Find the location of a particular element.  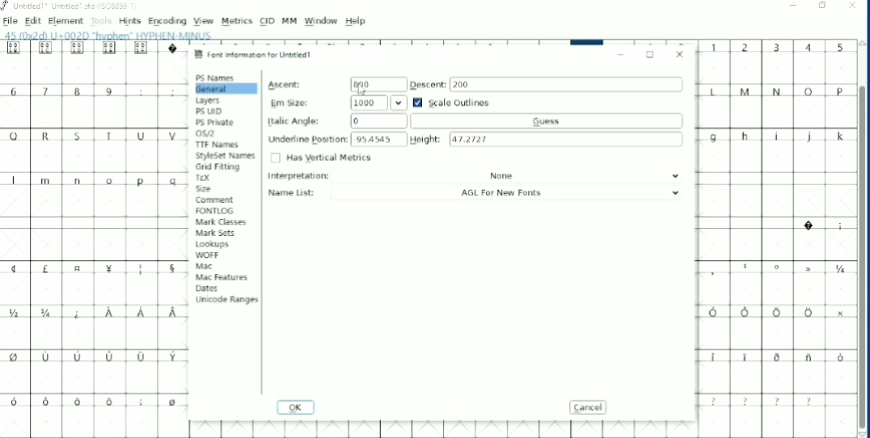

Ascent is located at coordinates (336, 85).